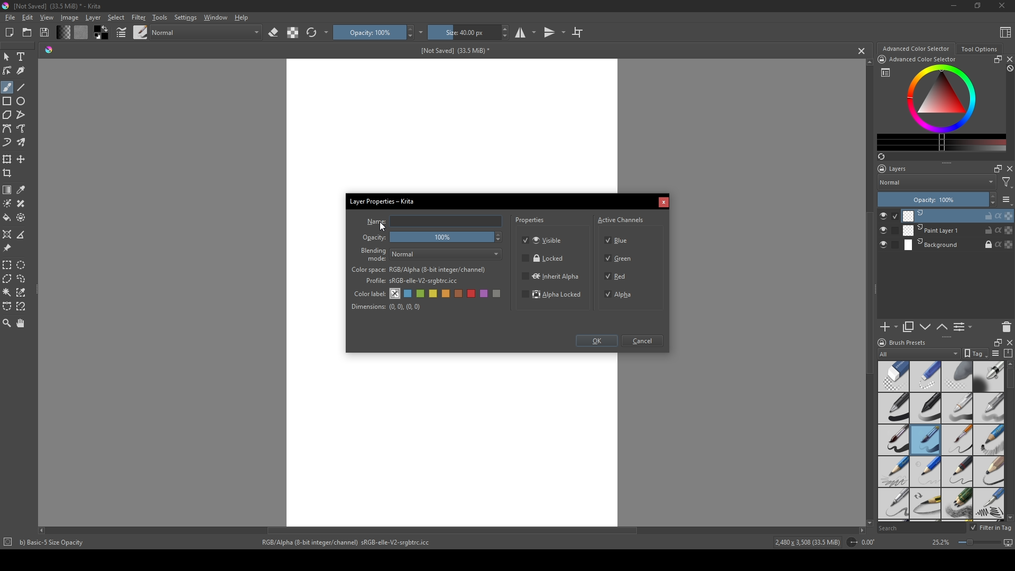 This screenshot has width=1015, height=571. Describe the element at coordinates (1009, 364) in the screenshot. I see `scroll up` at that location.